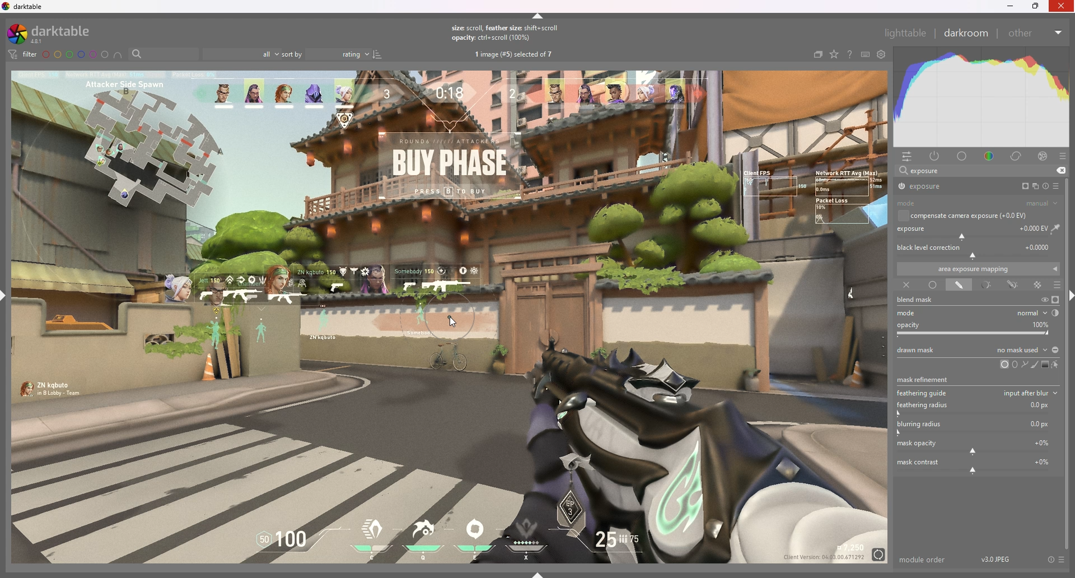 The image size is (1075, 578). What do you see at coordinates (978, 269) in the screenshot?
I see `area exposure mapping` at bounding box center [978, 269].